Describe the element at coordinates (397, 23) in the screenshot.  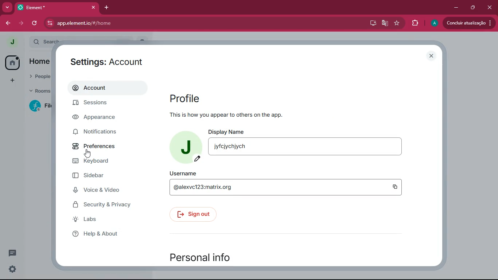
I see `favourite` at that location.